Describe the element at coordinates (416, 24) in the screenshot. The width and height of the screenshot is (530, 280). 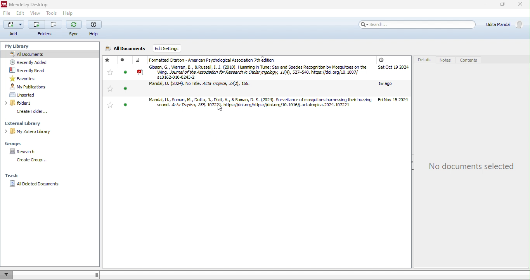
I see `search bar` at that location.